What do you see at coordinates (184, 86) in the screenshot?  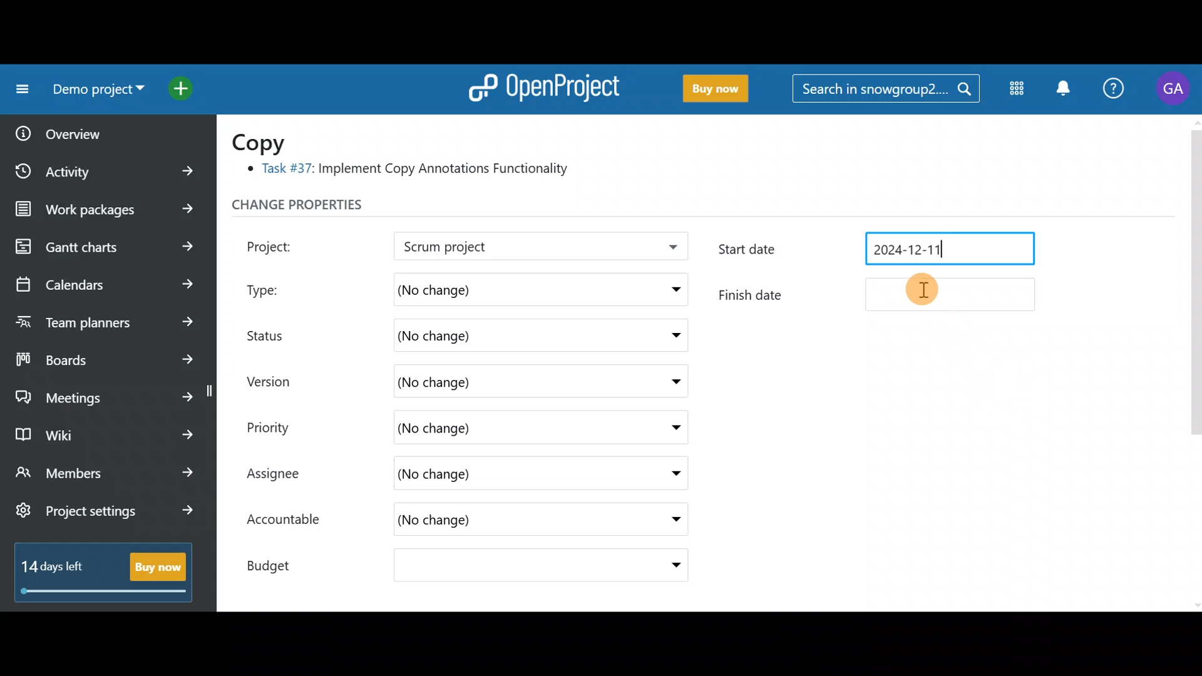 I see `Open quick add menu` at bounding box center [184, 86].